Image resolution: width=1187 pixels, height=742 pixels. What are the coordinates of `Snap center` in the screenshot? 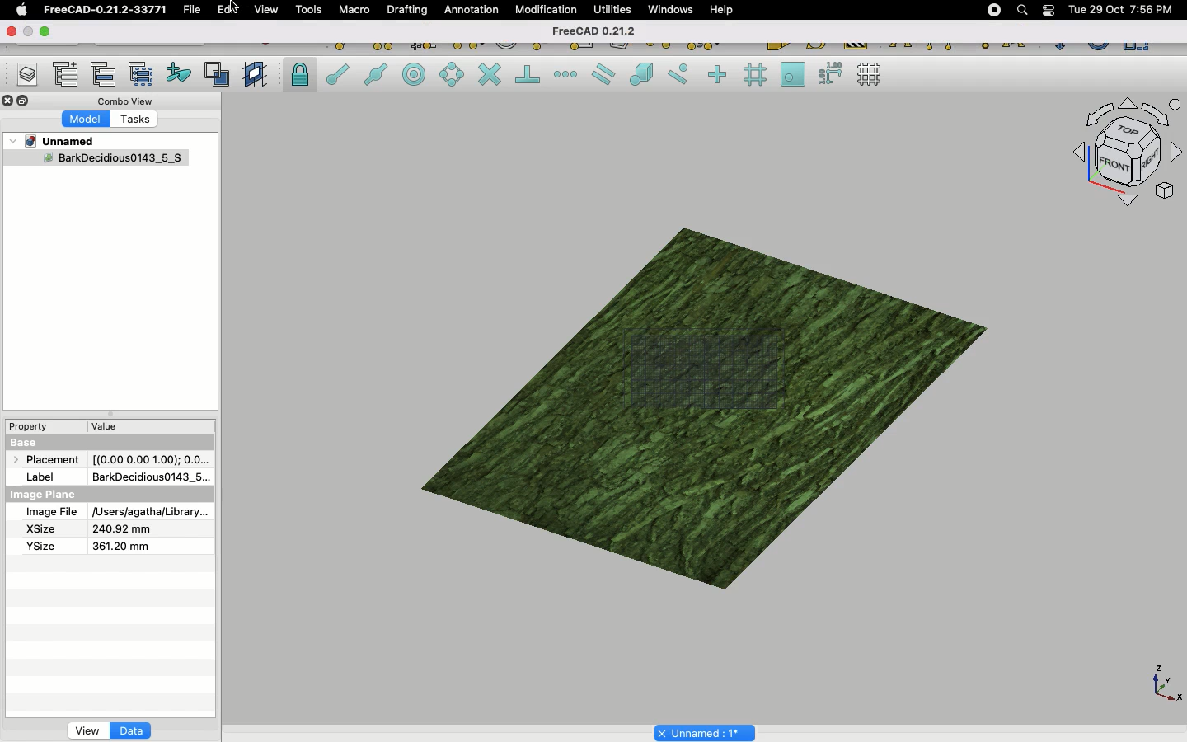 It's located at (419, 73).